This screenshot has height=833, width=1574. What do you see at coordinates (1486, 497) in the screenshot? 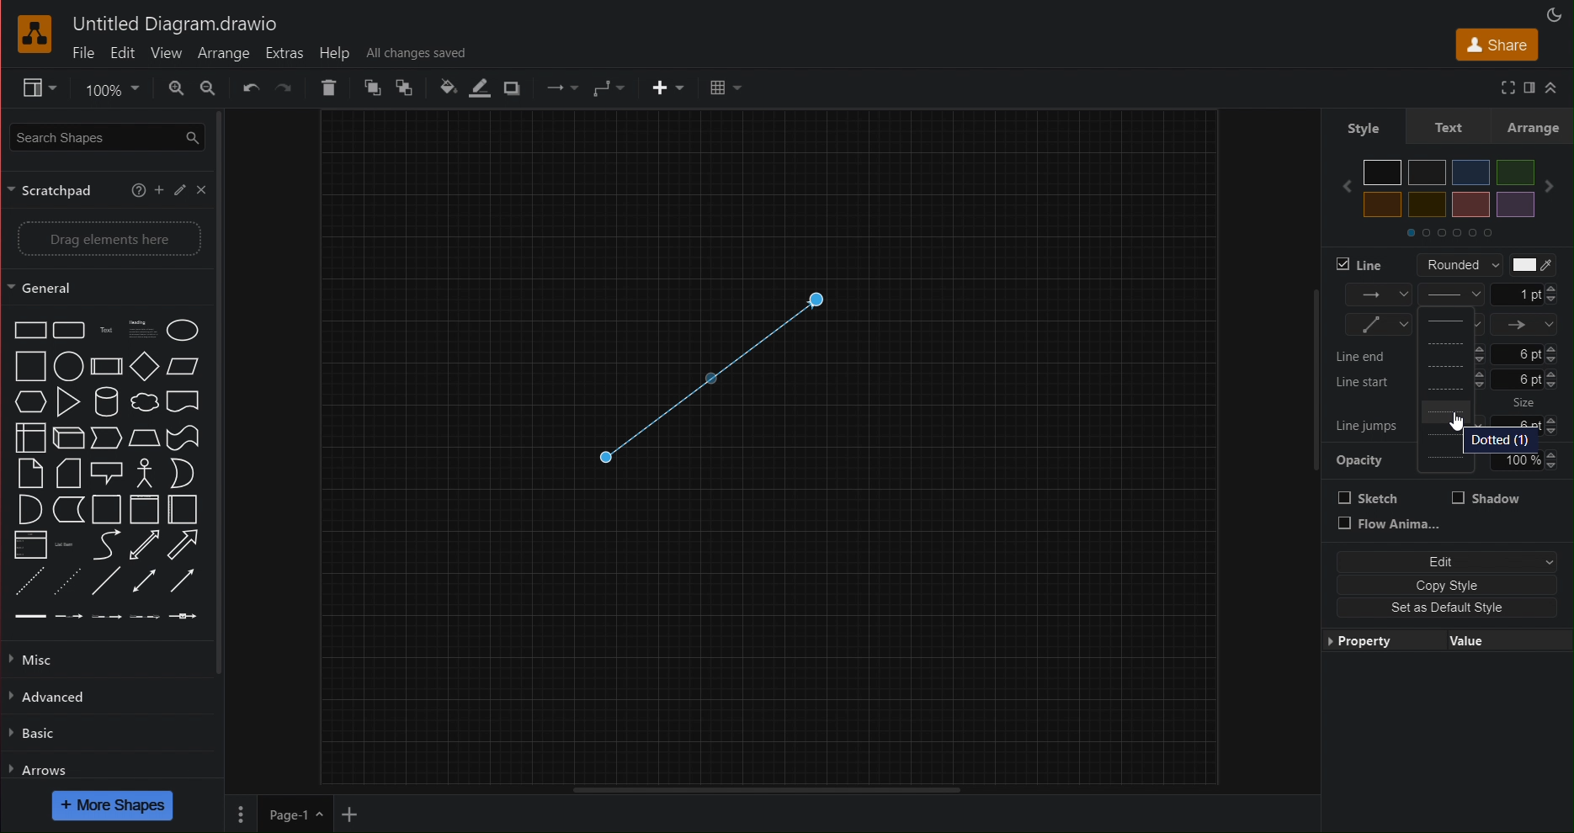
I see `Shadow` at bounding box center [1486, 497].